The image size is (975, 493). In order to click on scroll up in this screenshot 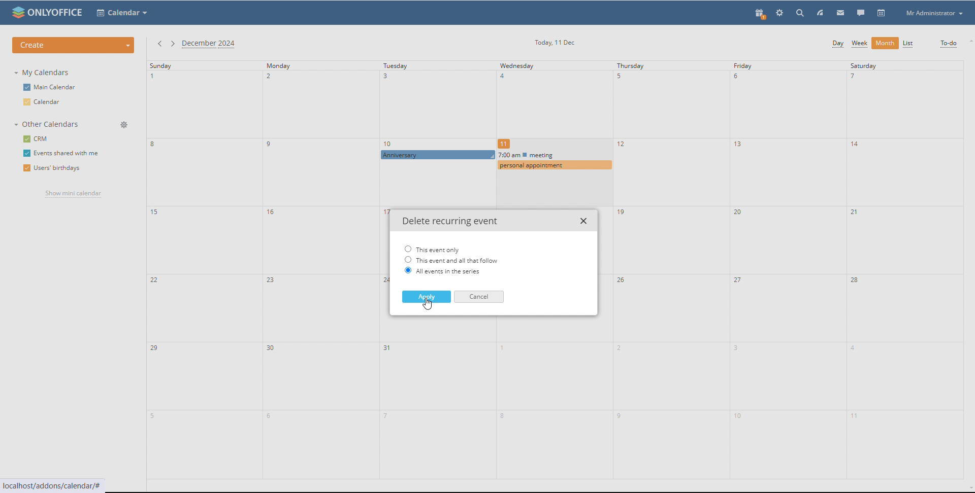, I will do `click(969, 41)`.